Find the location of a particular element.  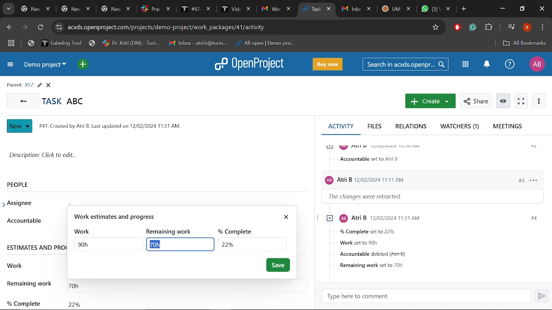

Next page is located at coordinates (26, 28).